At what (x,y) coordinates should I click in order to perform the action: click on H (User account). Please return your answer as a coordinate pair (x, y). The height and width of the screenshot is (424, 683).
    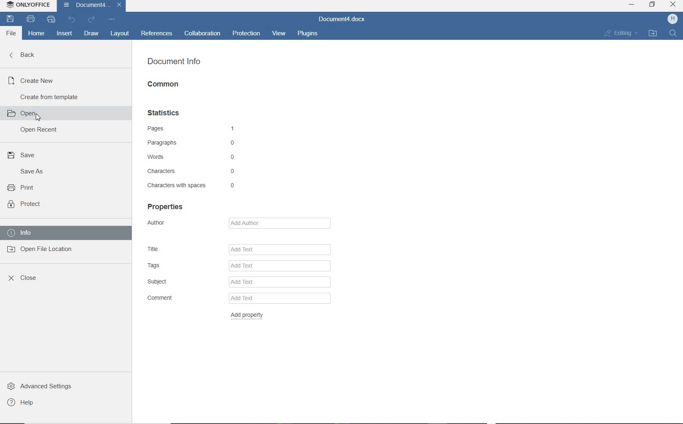
    Looking at the image, I should click on (673, 19).